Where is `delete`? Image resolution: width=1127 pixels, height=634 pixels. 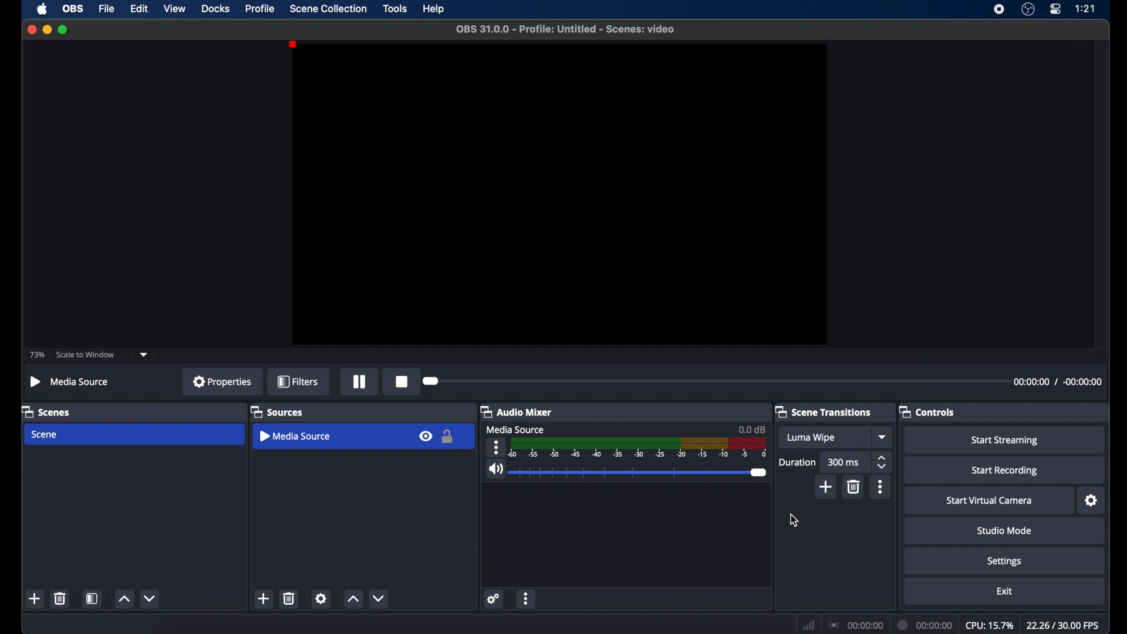 delete is located at coordinates (853, 487).